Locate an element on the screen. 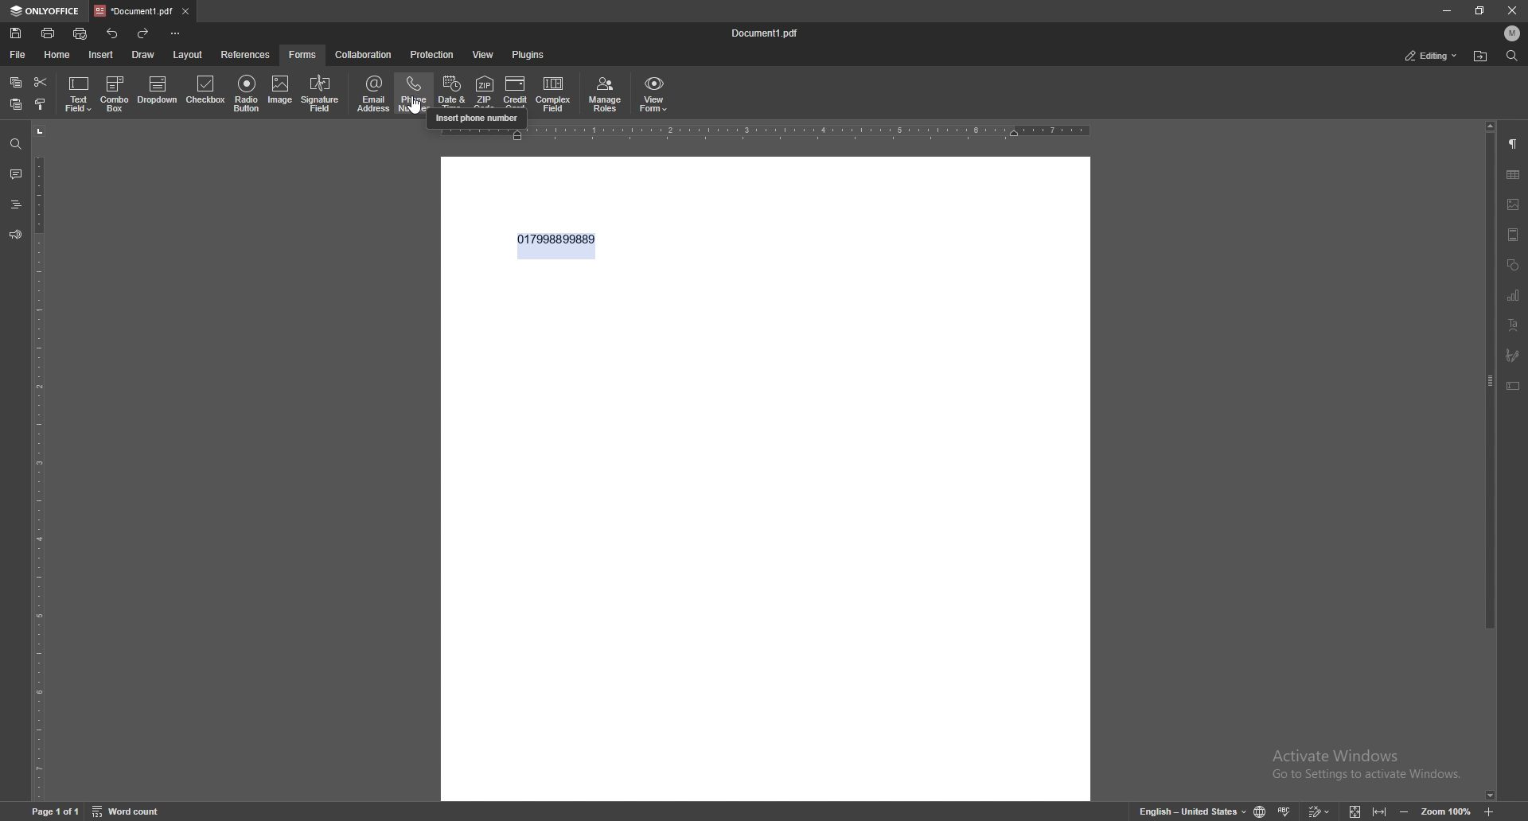  forms is located at coordinates (303, 55).